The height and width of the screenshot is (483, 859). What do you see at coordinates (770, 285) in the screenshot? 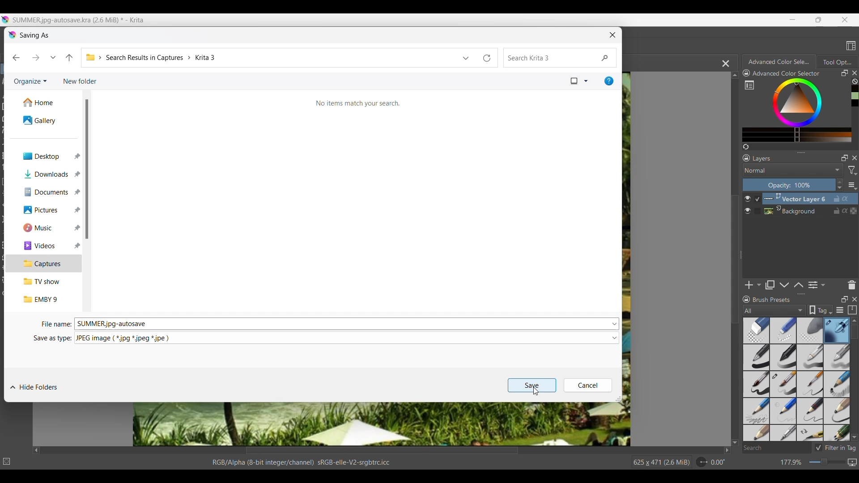
I see `Duplicate layer/mask` at bounding box center [770, 285].